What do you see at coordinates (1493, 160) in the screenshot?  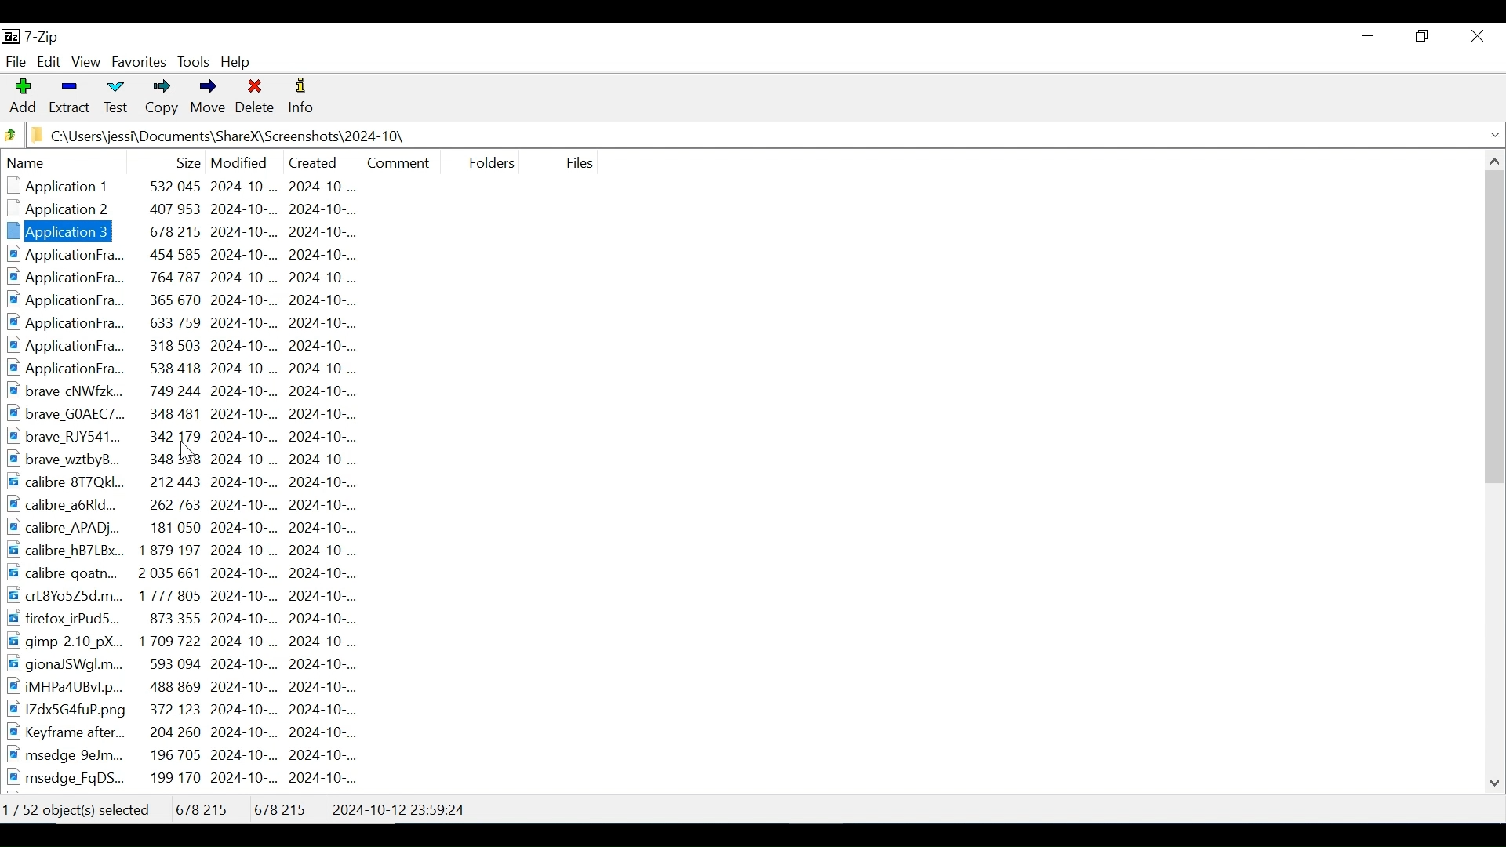 I see `Scroll up` at bounding box center [1493, 160].